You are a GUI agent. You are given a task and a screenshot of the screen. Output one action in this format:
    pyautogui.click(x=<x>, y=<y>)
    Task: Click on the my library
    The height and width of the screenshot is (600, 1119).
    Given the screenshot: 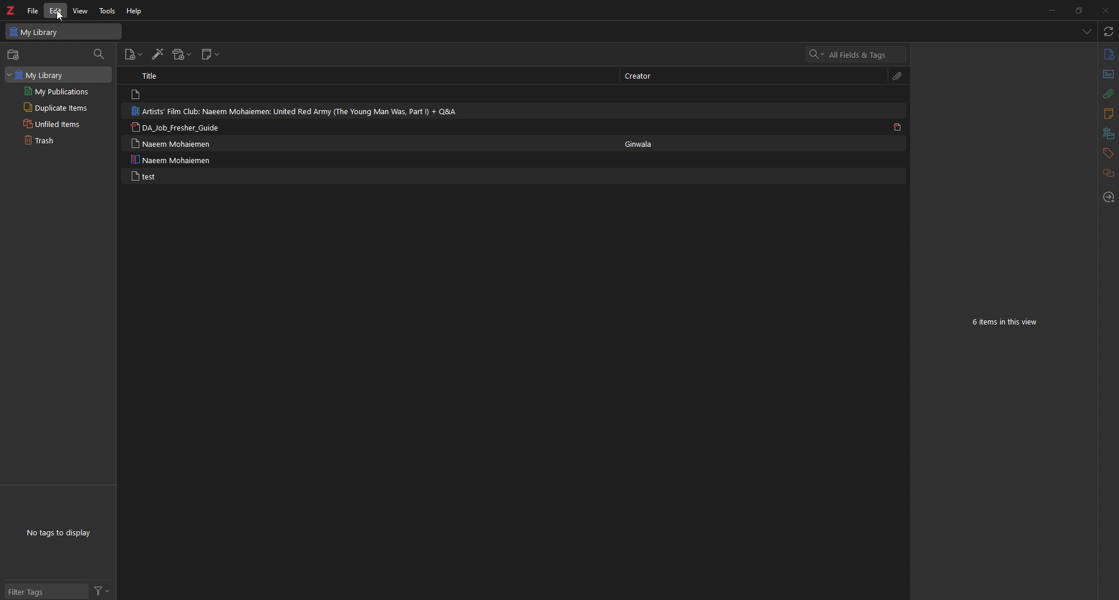 What is the action you would take?
    pyautogui.click(x=58, y=74)
    